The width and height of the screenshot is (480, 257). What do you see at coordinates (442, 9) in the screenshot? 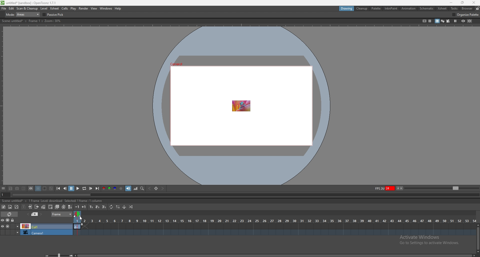
I see `xsheet` at bounding box center [442, 9].